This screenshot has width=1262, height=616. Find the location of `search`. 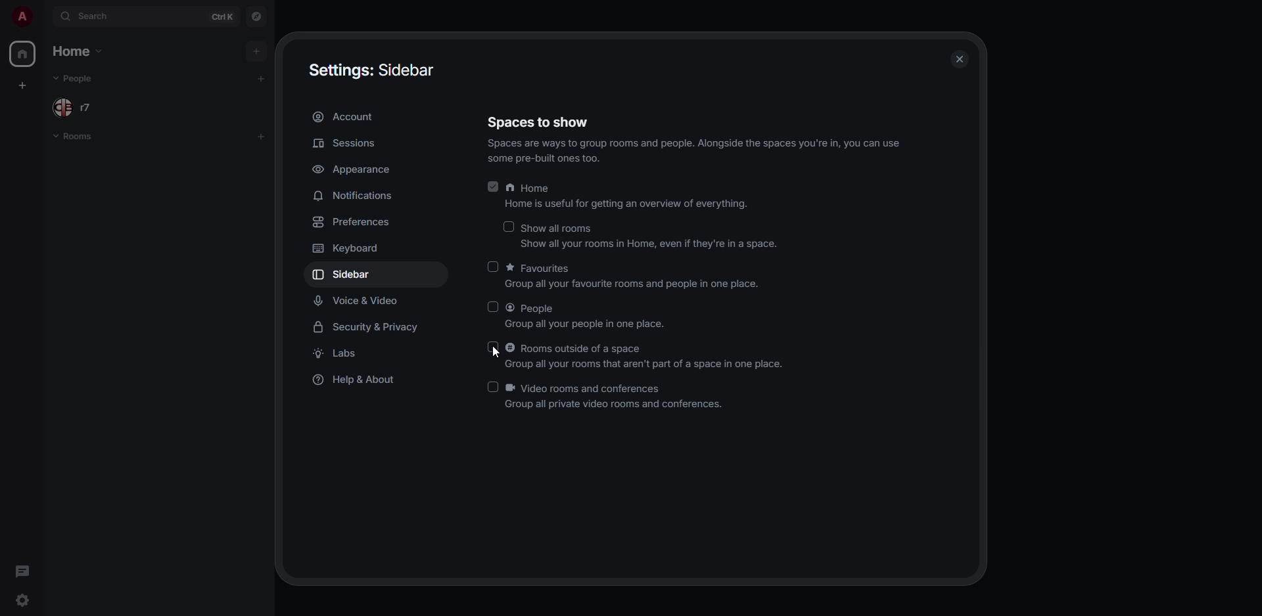

search is located at coordinates (96, 17).